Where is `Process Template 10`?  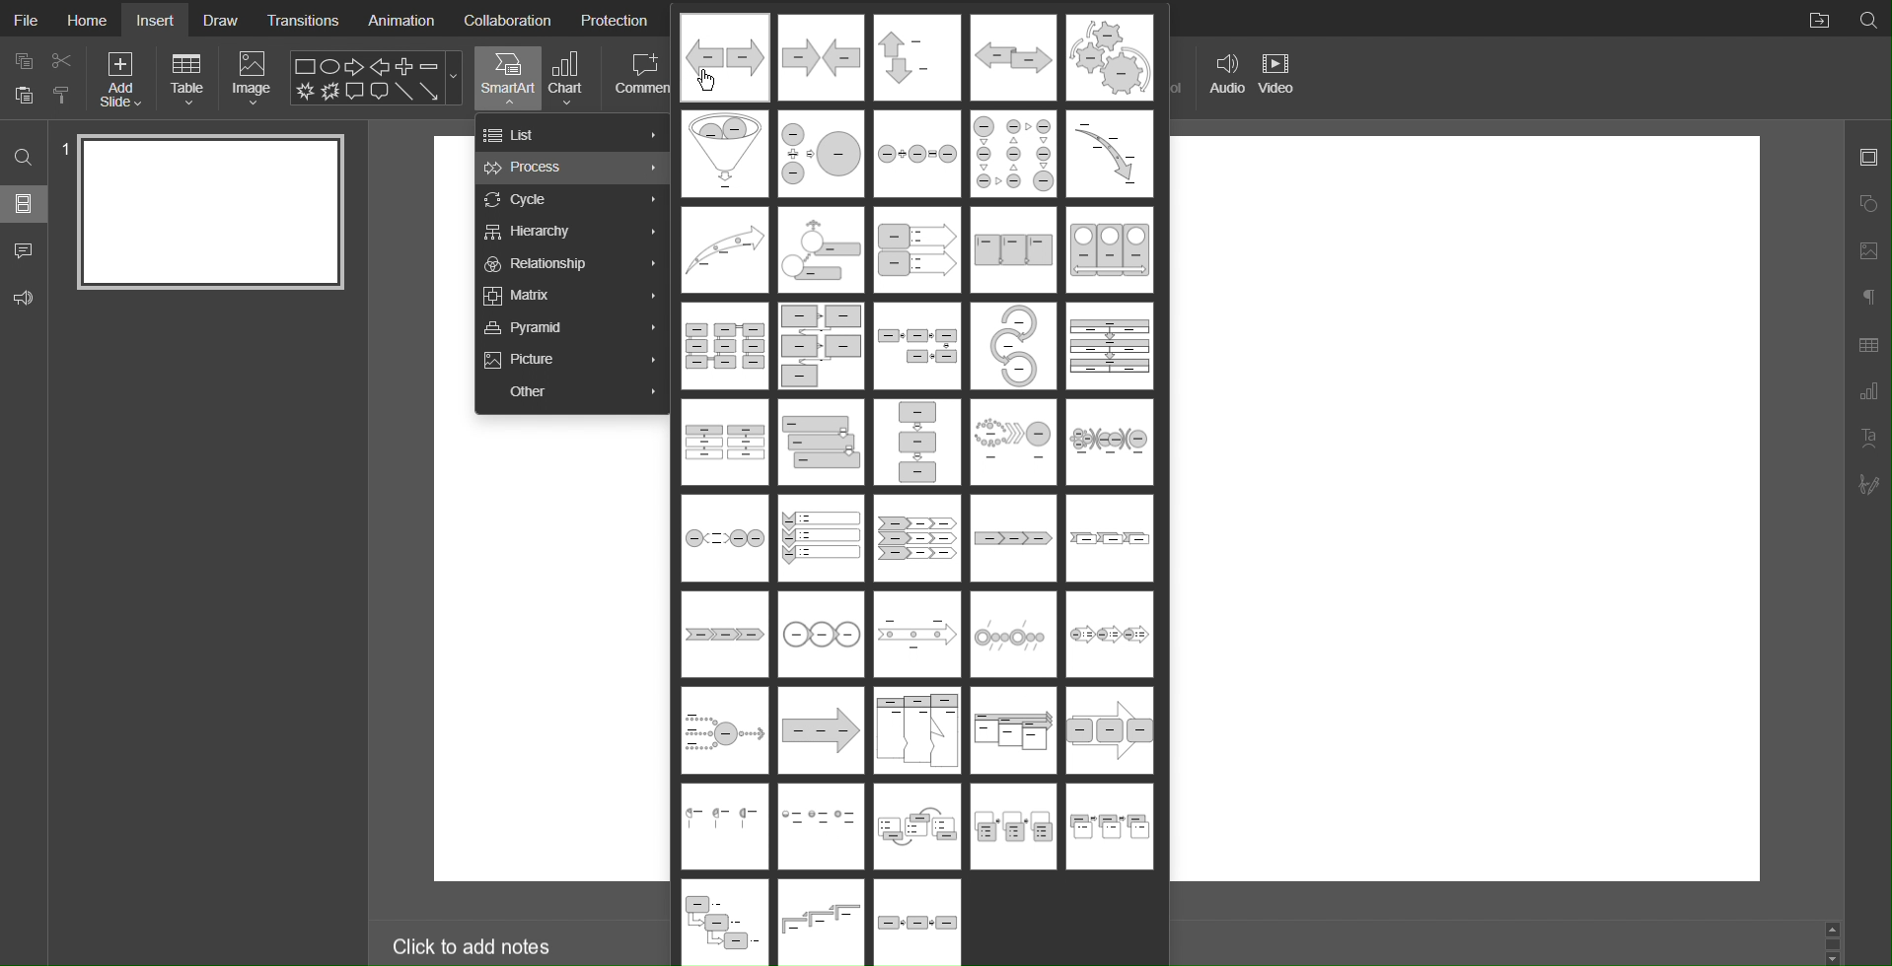 Process Template 10 is located at coordinates (1110, 156).